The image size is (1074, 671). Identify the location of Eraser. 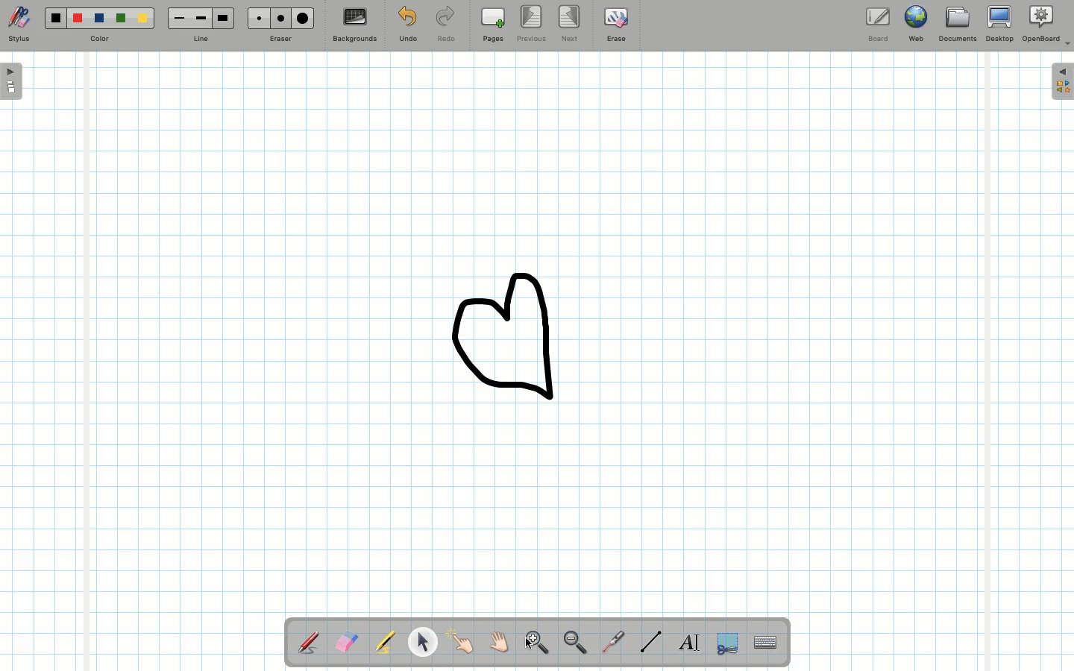
(346, 642).